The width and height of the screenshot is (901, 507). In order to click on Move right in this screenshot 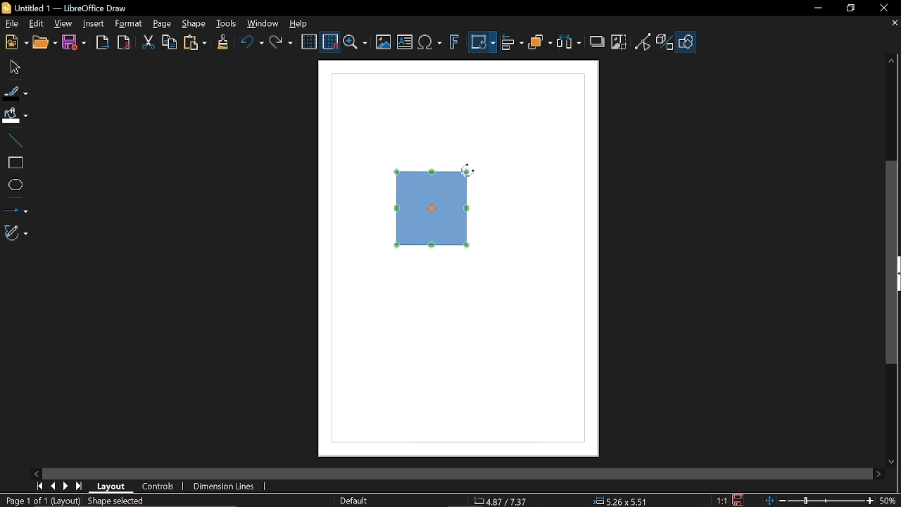, I will do `click(876, 474)`.